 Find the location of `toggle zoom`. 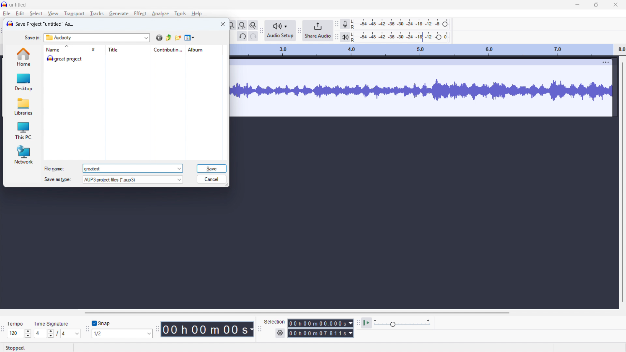

toggle zoom is located at coordinates (253, 25).